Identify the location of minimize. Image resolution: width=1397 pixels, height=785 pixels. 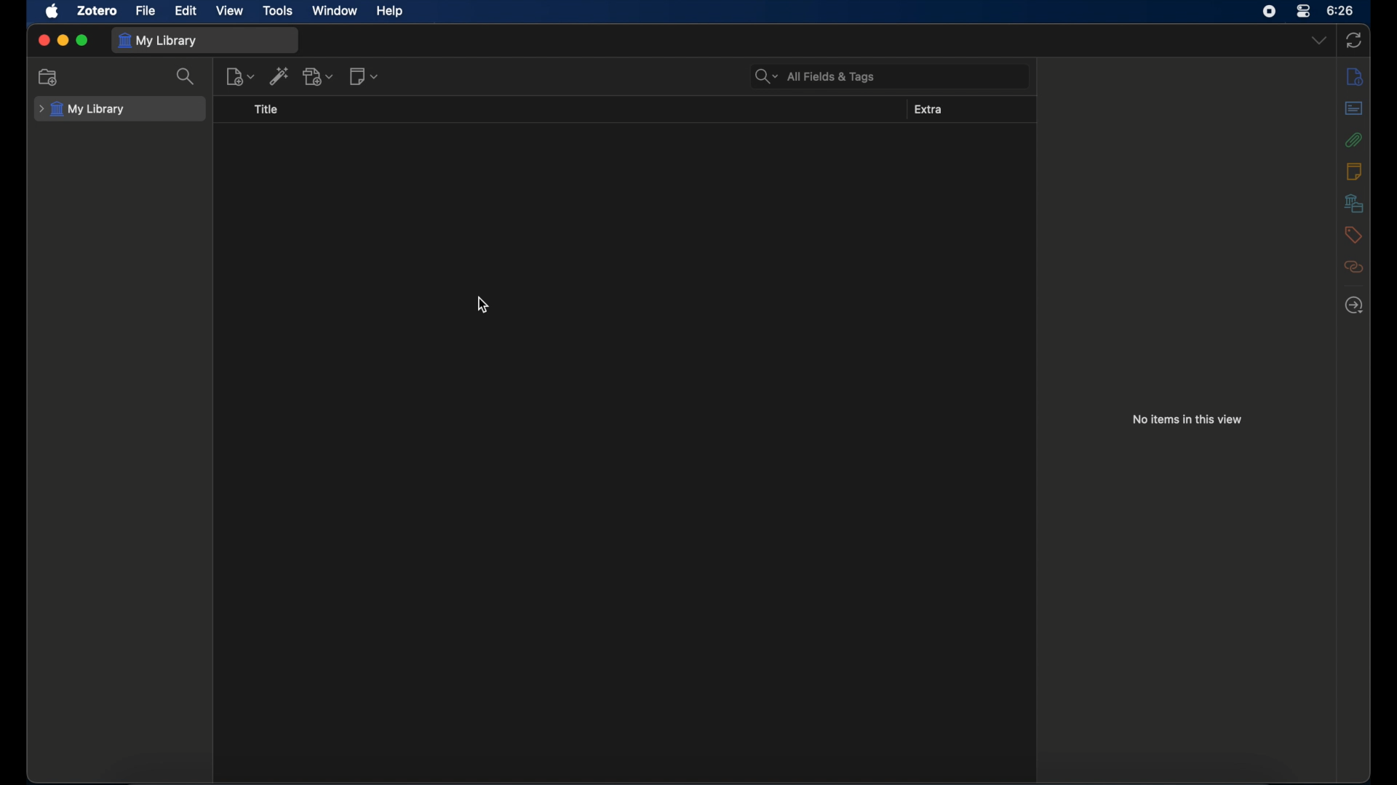
(63, 39).